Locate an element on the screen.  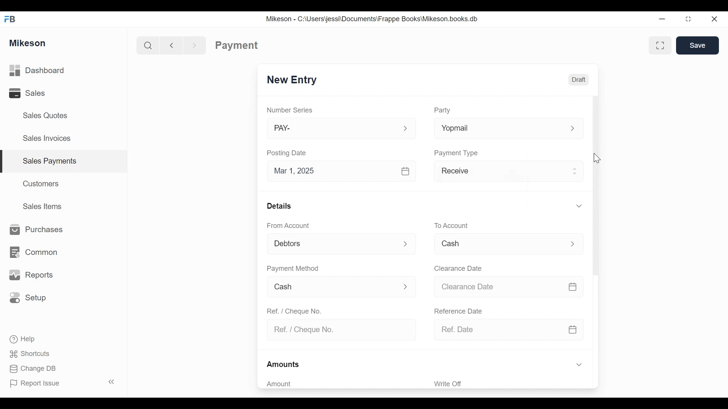
Reference date is located at coordinates (463, 311).